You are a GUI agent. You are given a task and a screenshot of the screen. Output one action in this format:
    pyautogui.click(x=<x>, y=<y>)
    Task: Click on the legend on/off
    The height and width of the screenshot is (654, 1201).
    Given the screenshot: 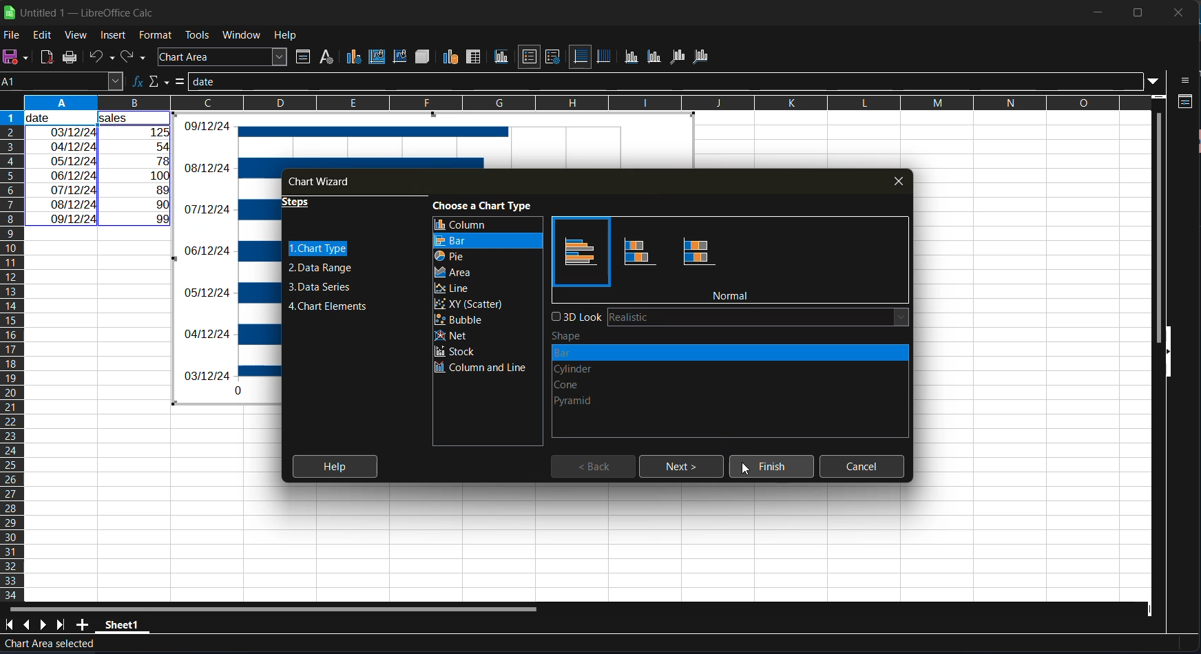 What is the action you would take?
    pyautogui.click(x=531, y=57)
    